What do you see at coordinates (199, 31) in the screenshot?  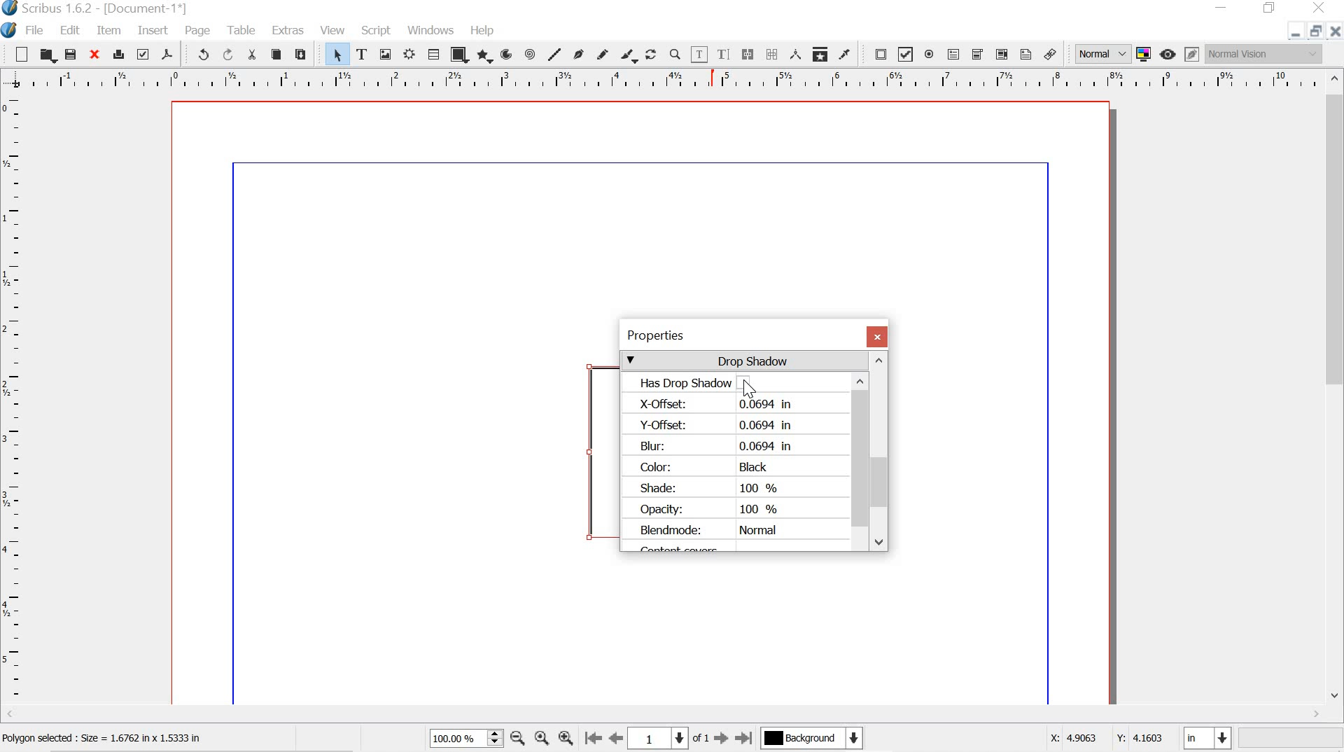 I see `PAGE` at bounding box center [199, 31].